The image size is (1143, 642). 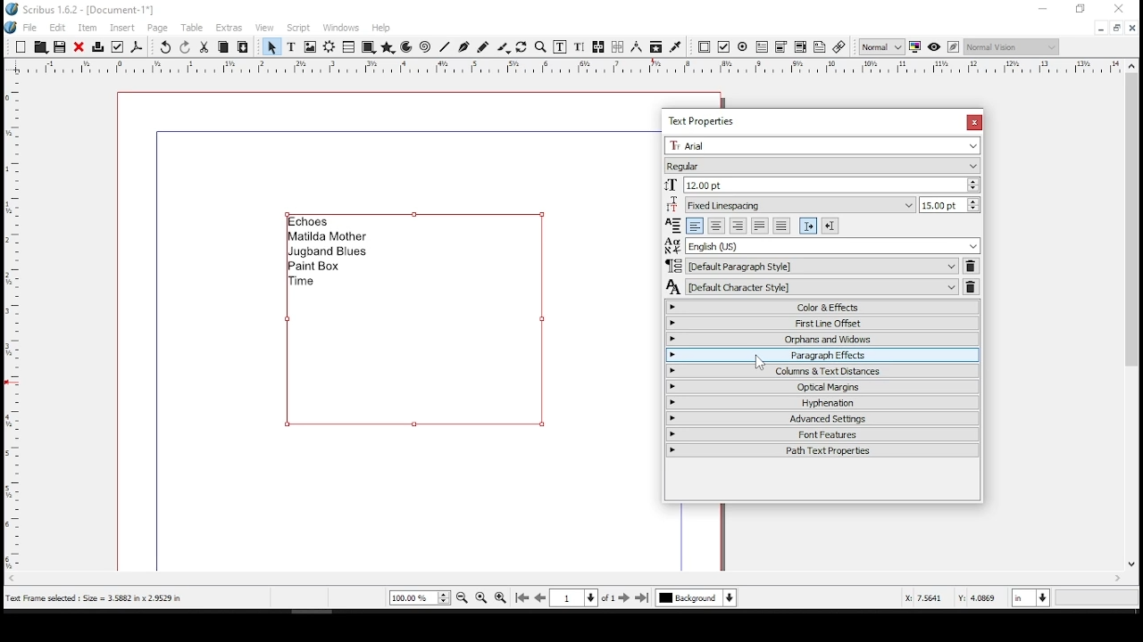 I want to click on select item, so click(x=271, y=46).